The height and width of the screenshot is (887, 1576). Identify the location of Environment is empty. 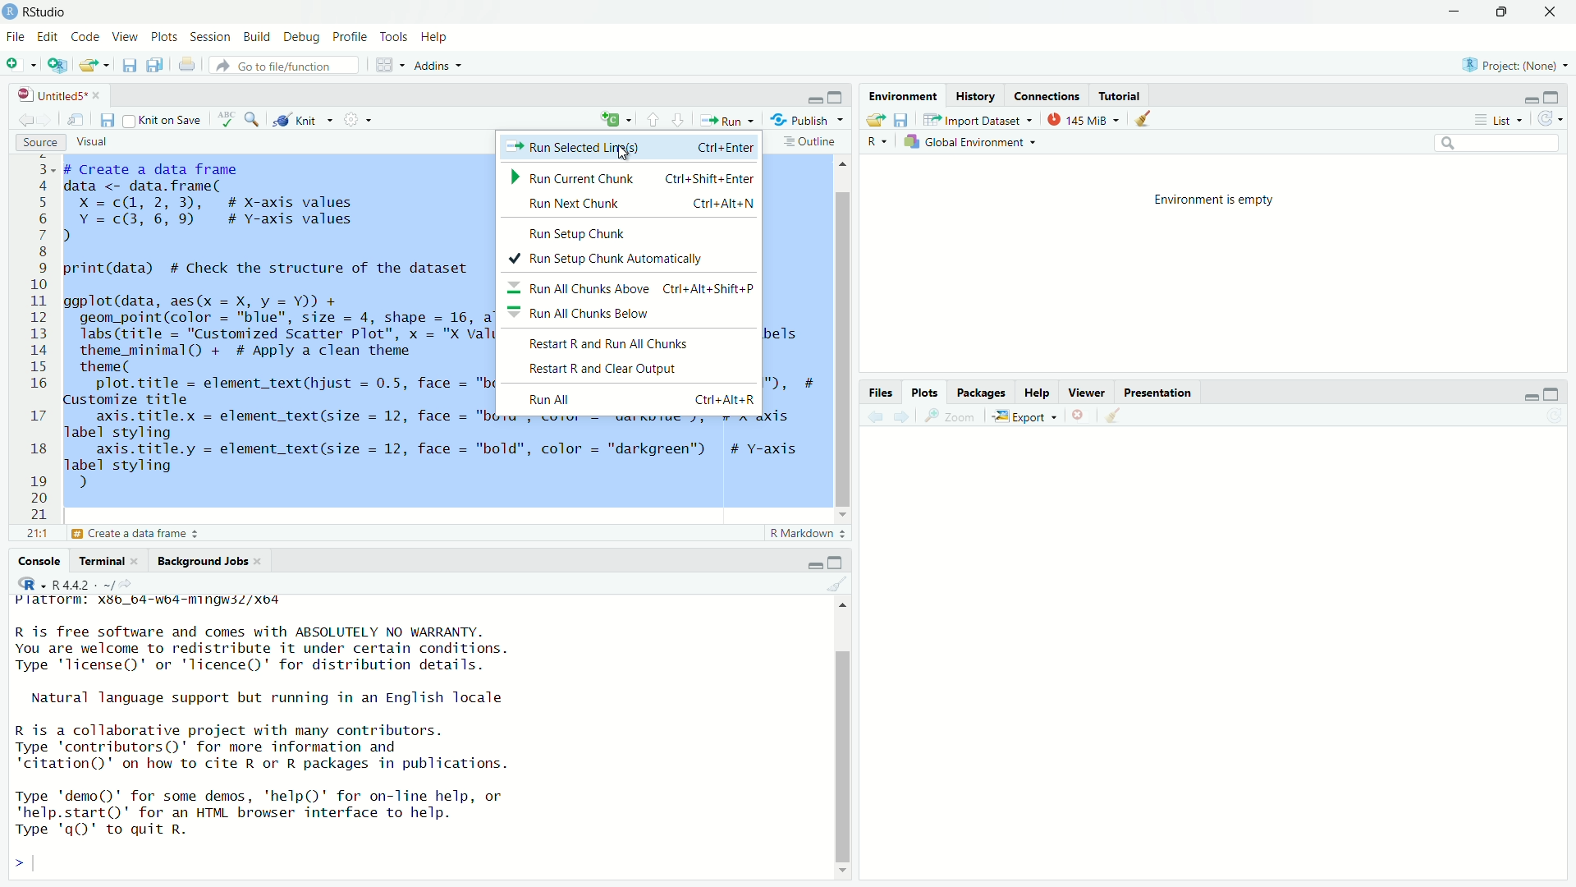
(1215, 200).